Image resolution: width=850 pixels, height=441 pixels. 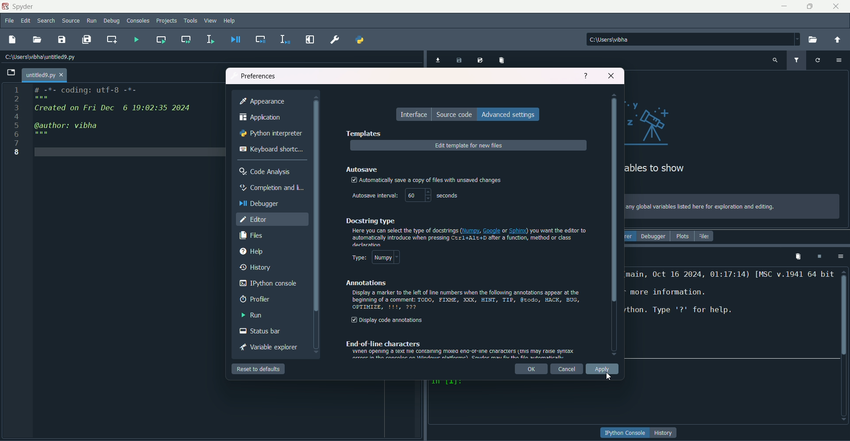 I want to click on filter variable, so click(x=796, y=60).